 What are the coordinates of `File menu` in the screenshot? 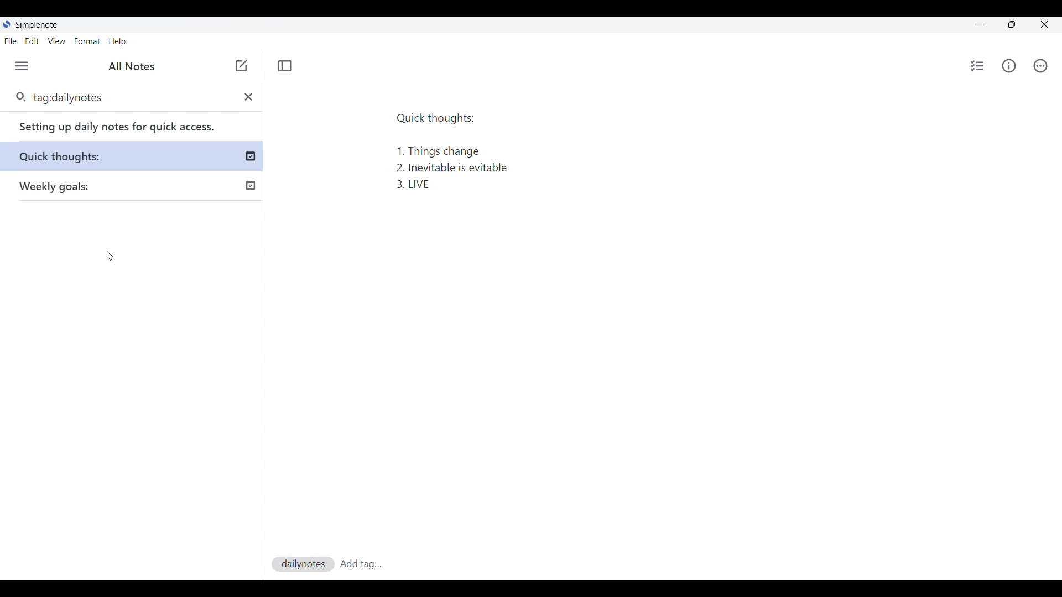 It's located at (11, 41).